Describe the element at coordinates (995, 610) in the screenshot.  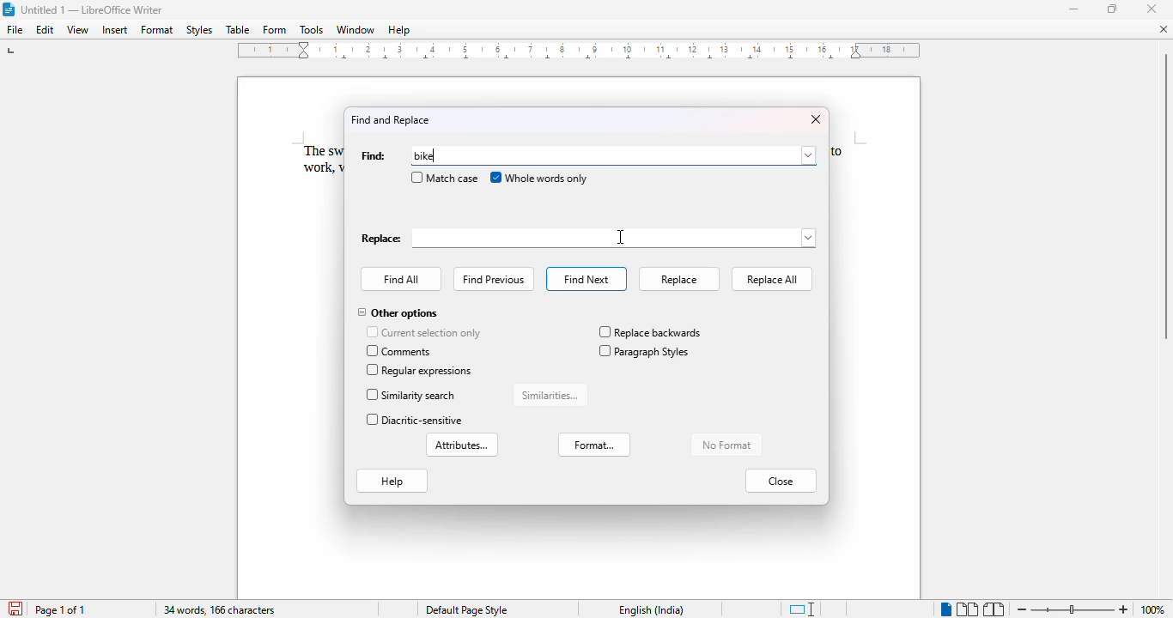
I see `book view` at that location.